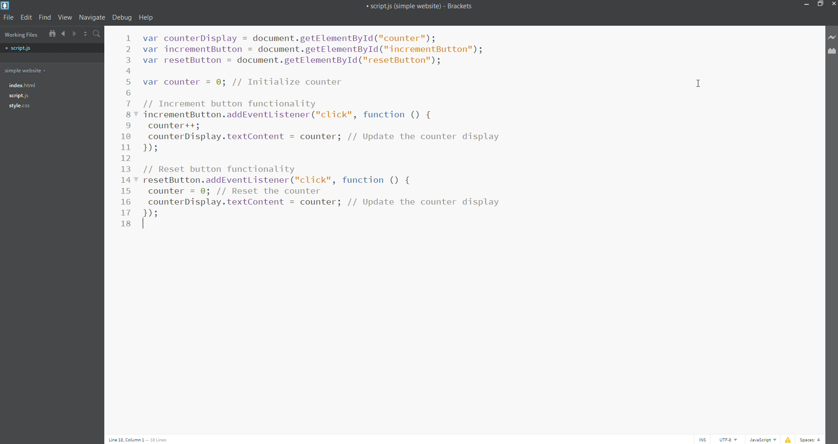  I want to click on minimize, so click(808, 4).